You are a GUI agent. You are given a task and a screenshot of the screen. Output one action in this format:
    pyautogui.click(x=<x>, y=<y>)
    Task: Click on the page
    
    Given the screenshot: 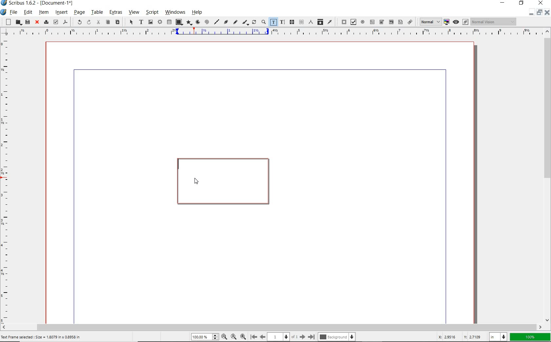 What is the action you would take?
    pyautogui.click(x=79, y=13)
    